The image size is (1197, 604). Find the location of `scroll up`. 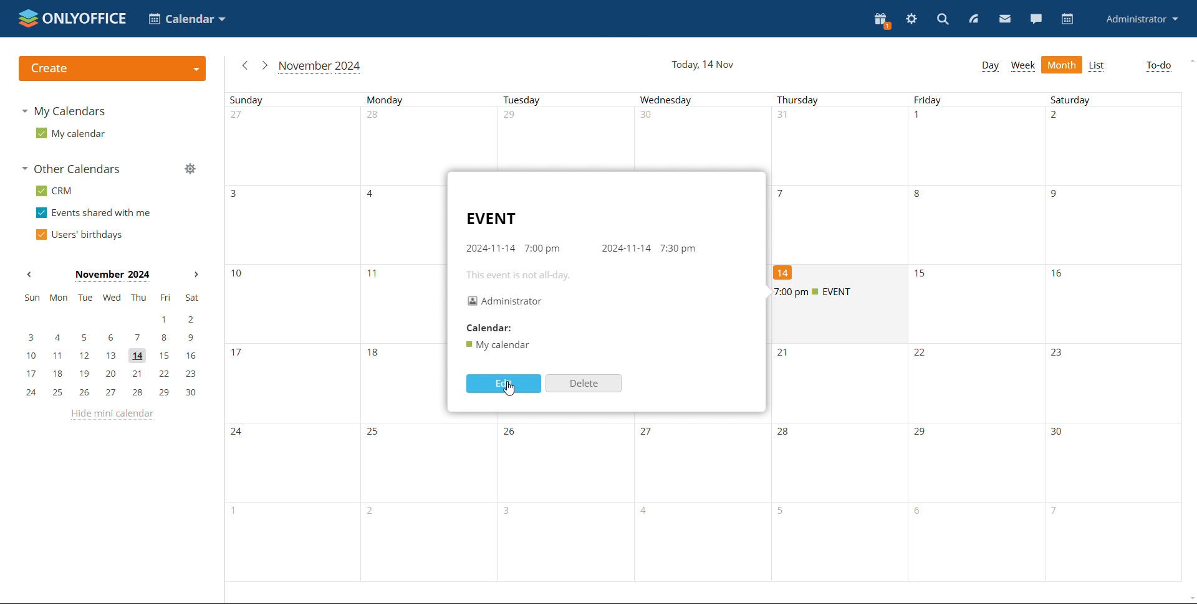

scroll up is located at coordinates (1190, 61).